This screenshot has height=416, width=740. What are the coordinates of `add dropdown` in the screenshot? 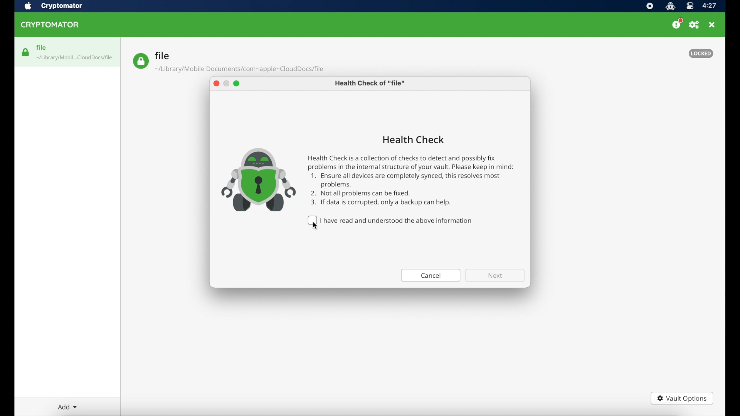 It's located at (66, 407).